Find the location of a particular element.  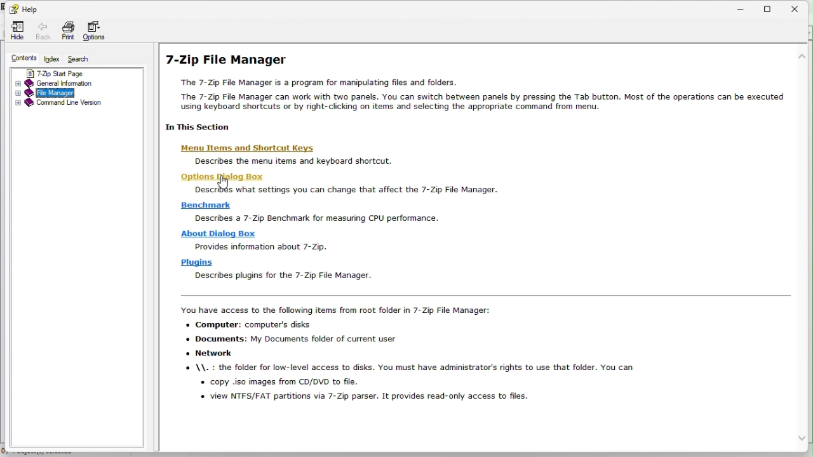

General information is located at coordinates (58, 84).